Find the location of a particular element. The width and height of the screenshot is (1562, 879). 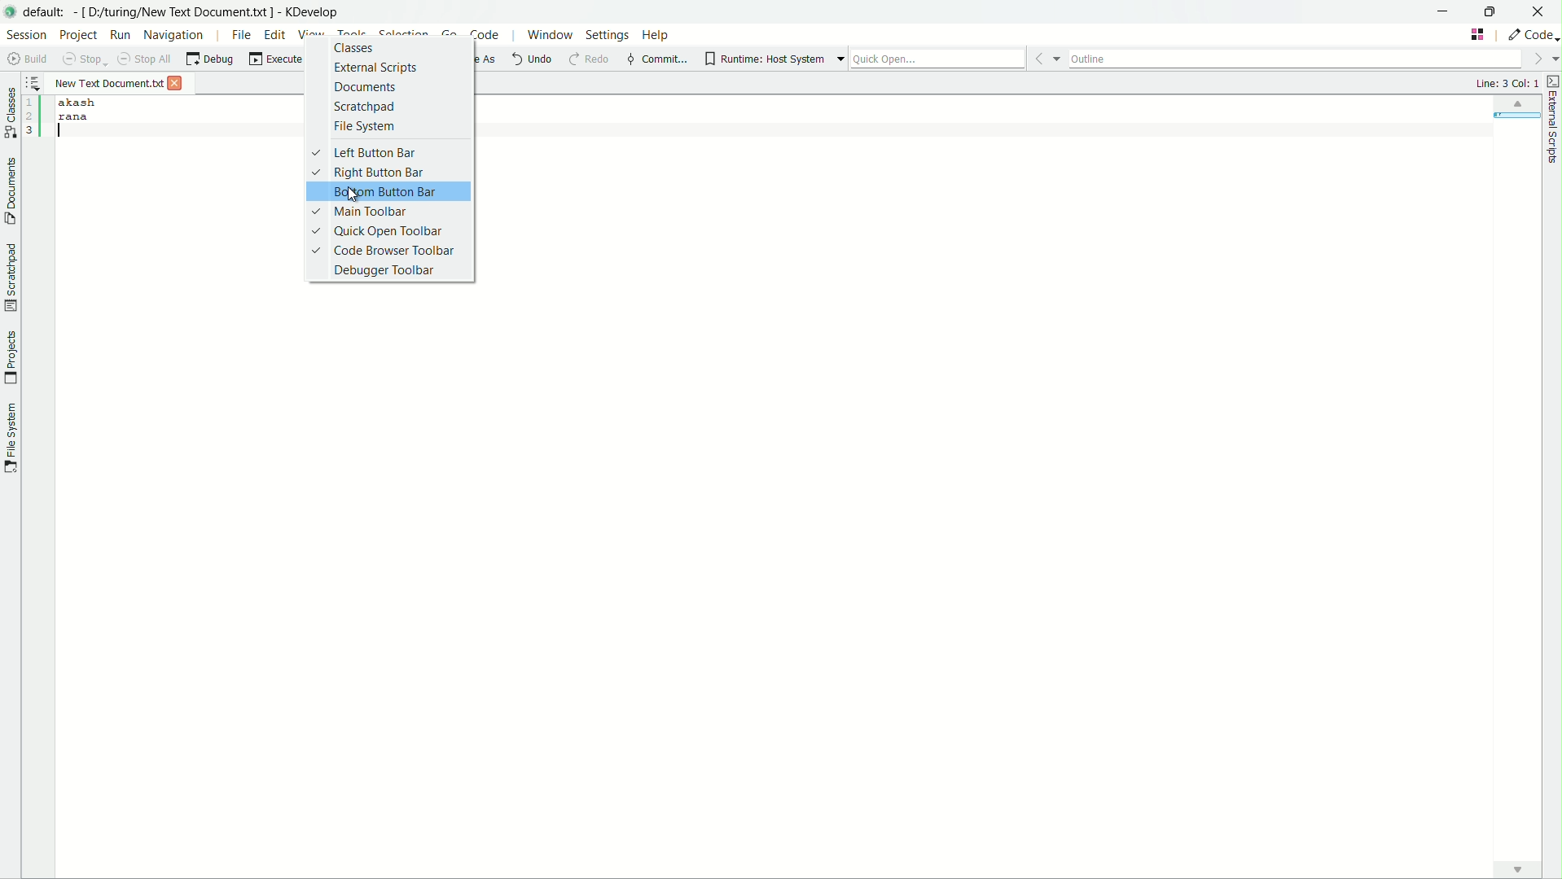

toggle classes is located at coordinates (10, 108).